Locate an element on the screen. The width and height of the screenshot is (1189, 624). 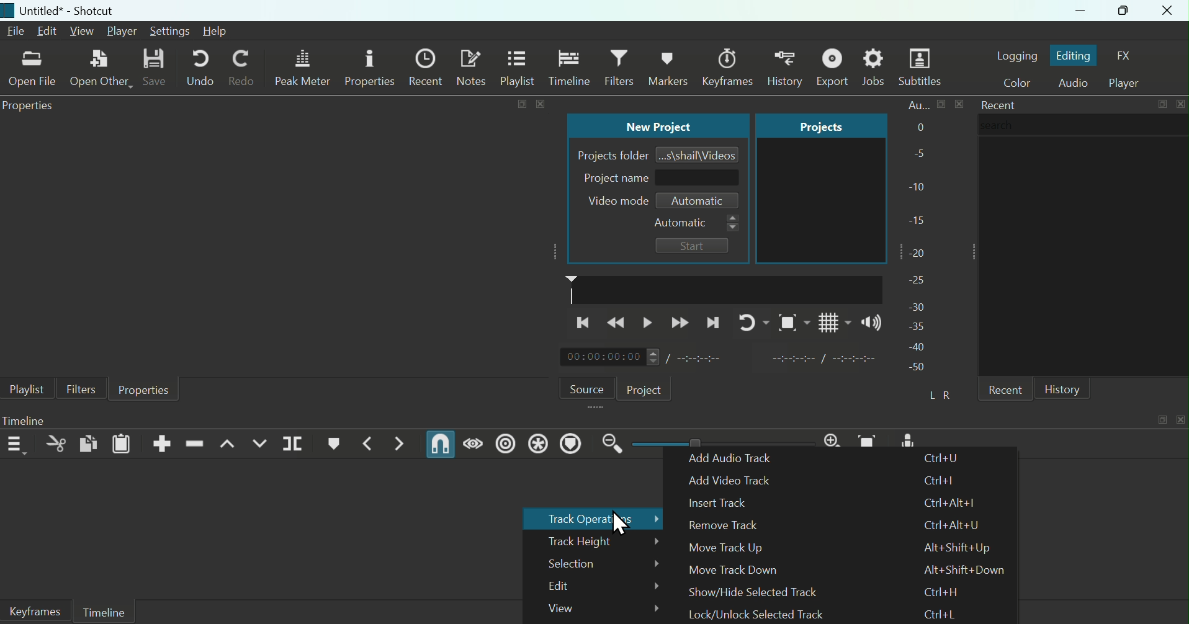
Ripple Markers is located at coordinates (573, 445).